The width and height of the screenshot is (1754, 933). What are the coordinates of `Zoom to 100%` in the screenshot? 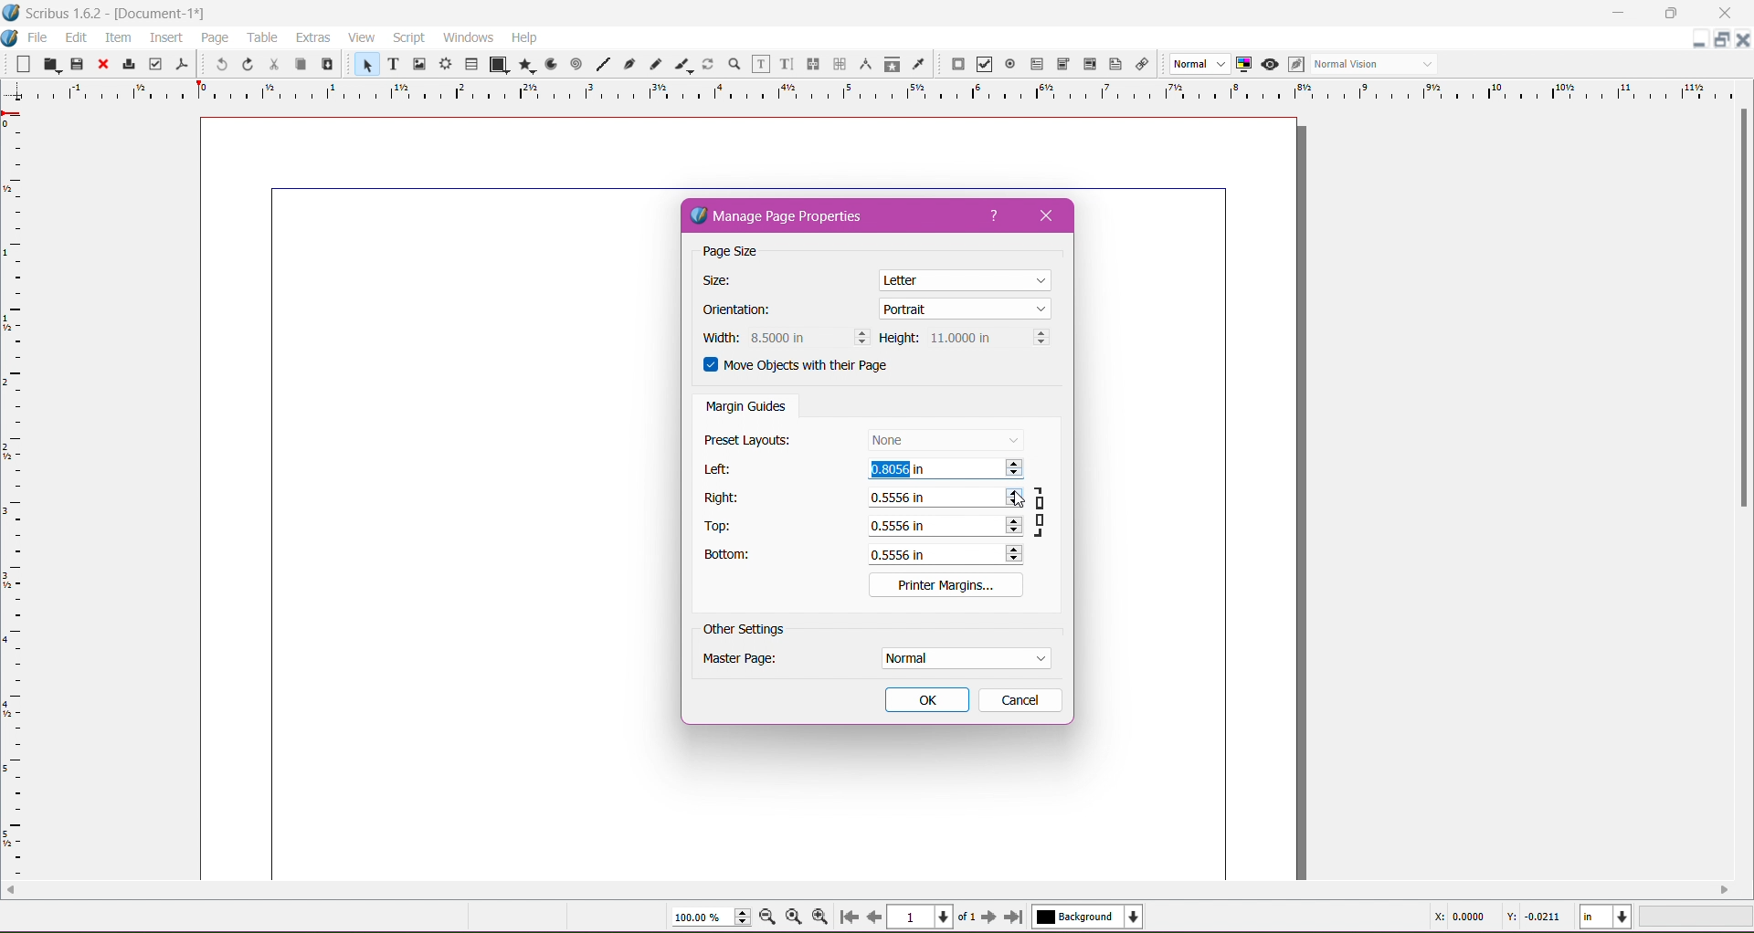 It's located at (794, 916).